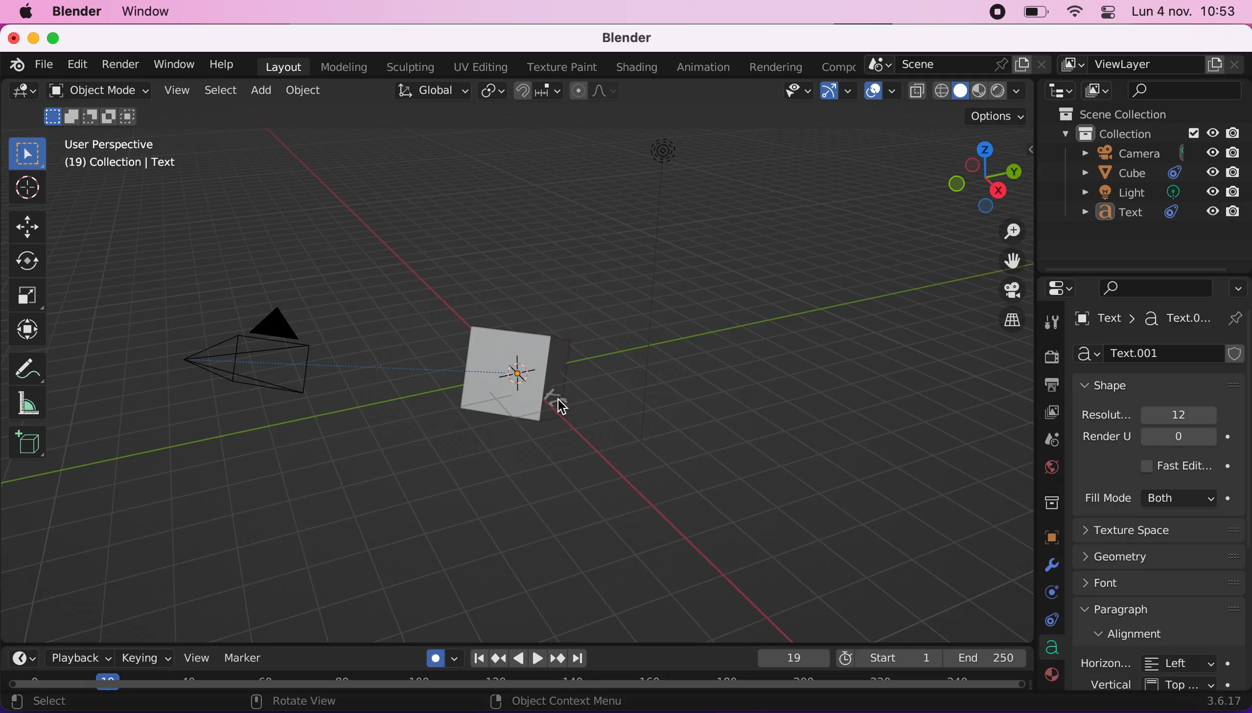 The image size is (1252, 713). I want to click on modeling, so click(348, 67).